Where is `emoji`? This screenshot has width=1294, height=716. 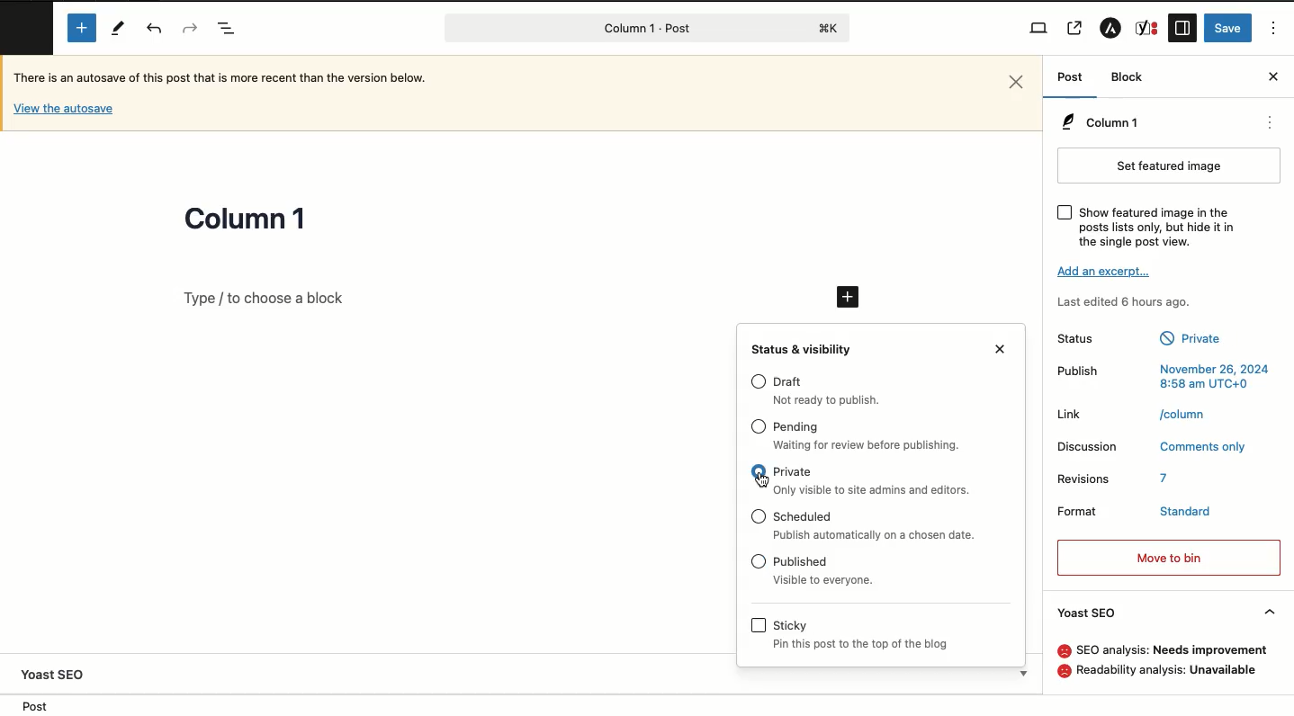
emoji is located at coordinates (1063, 651).